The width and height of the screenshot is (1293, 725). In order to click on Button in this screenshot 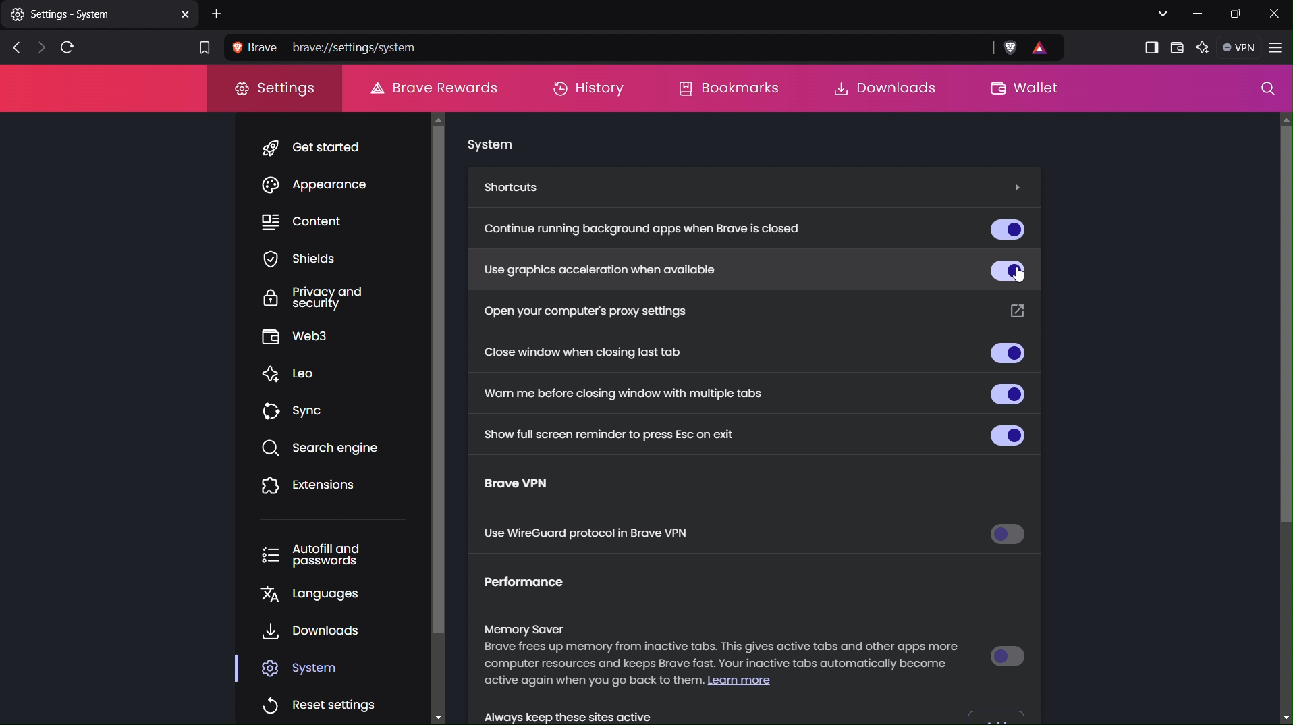, I will do `click(1006, 354)`.